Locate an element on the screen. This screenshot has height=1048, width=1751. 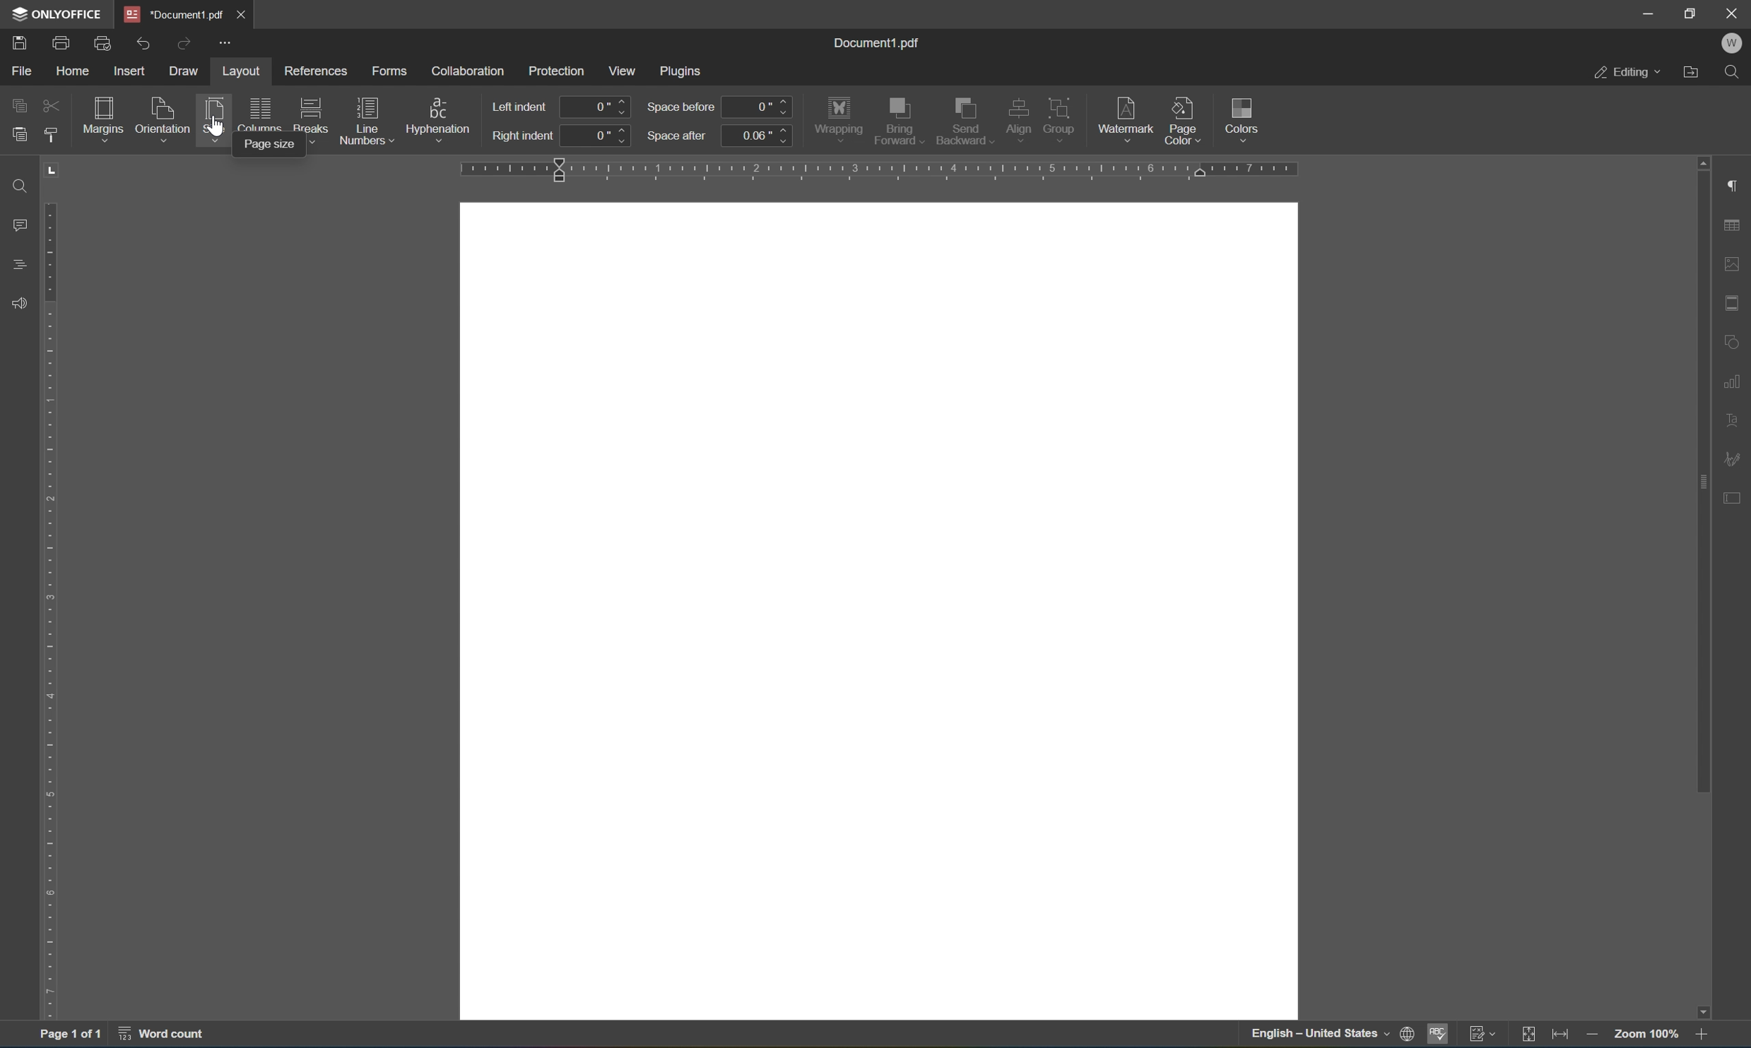
redo is located at coordinates (187, 41).